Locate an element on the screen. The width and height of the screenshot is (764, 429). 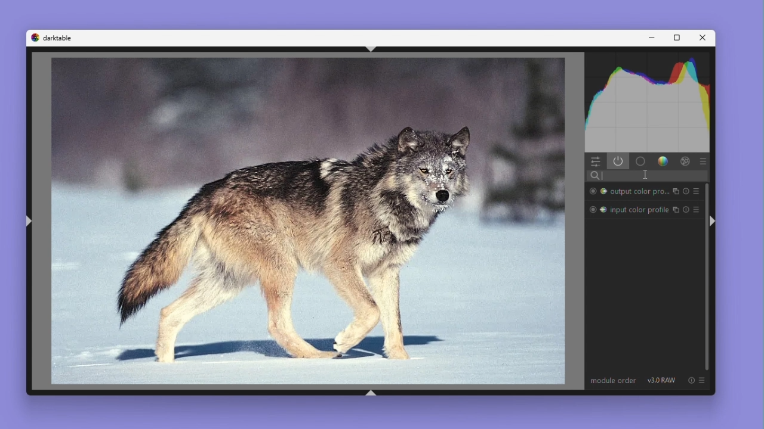
Color Range Mask is located at coordinates (603, 210).